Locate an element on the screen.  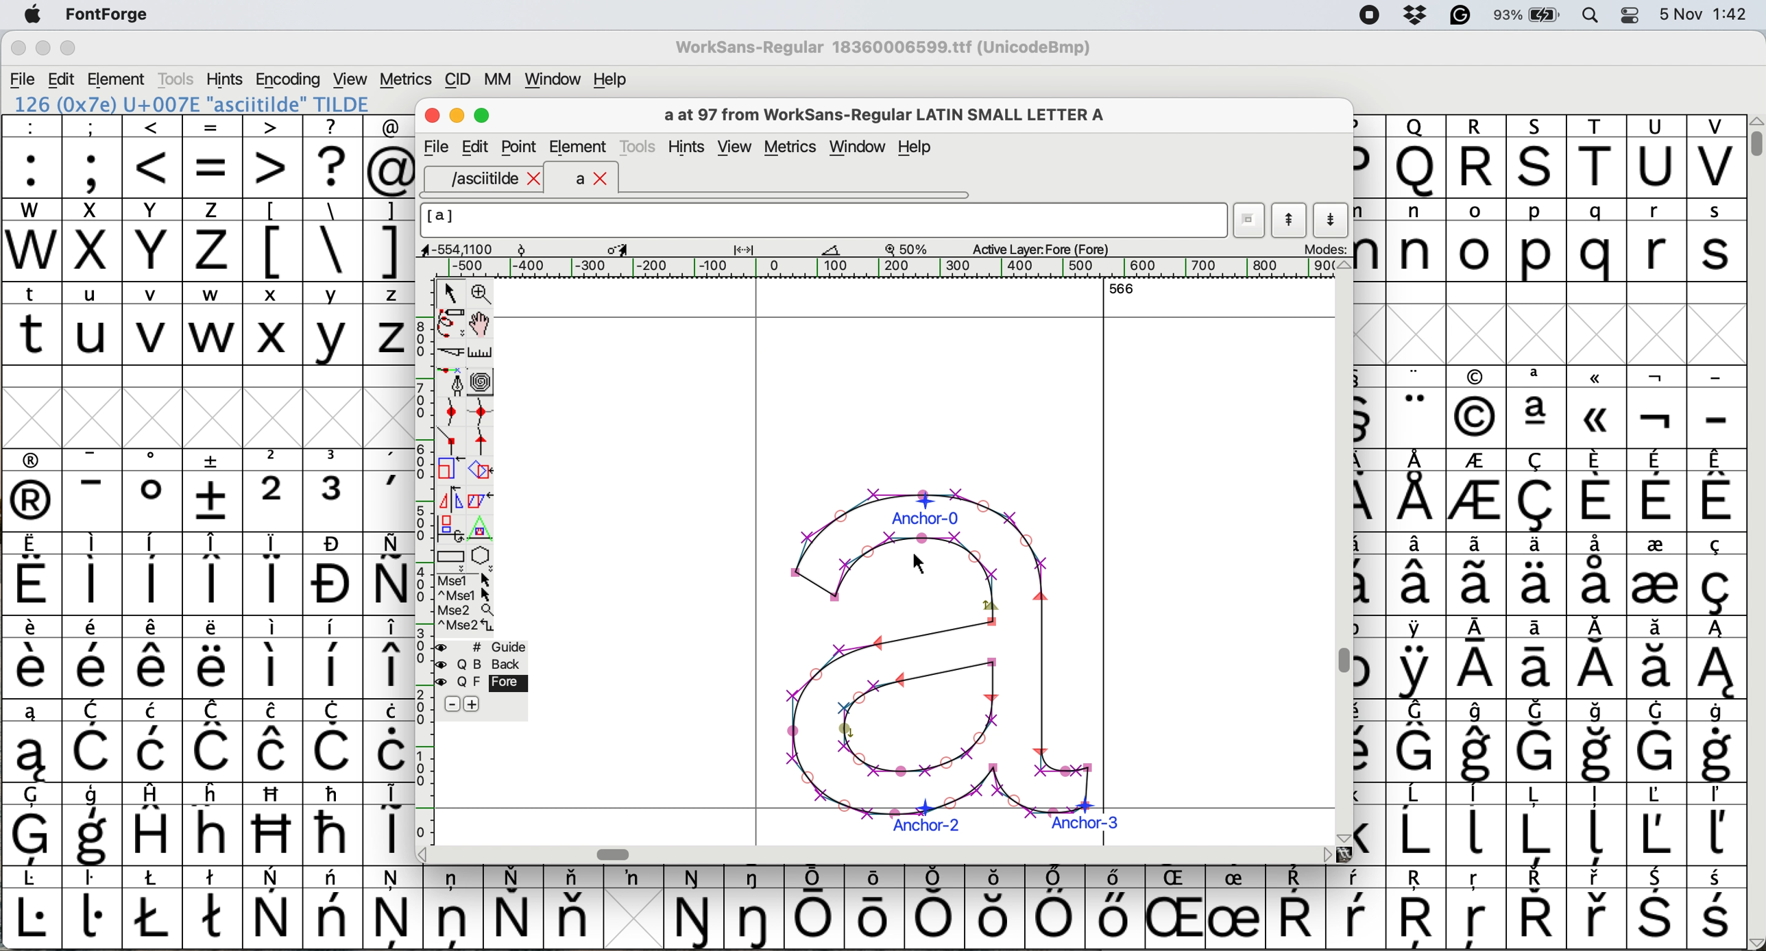
vertical scale is located at coordinates (423, 546).